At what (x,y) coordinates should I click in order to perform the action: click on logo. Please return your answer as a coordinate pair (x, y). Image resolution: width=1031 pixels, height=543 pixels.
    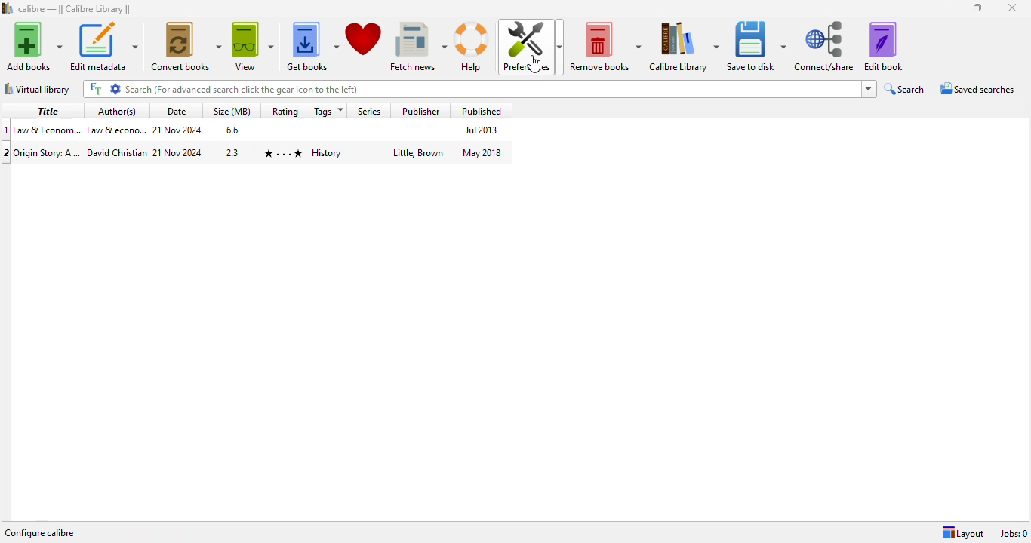
    Looking at the image, I should click on (8, 8).